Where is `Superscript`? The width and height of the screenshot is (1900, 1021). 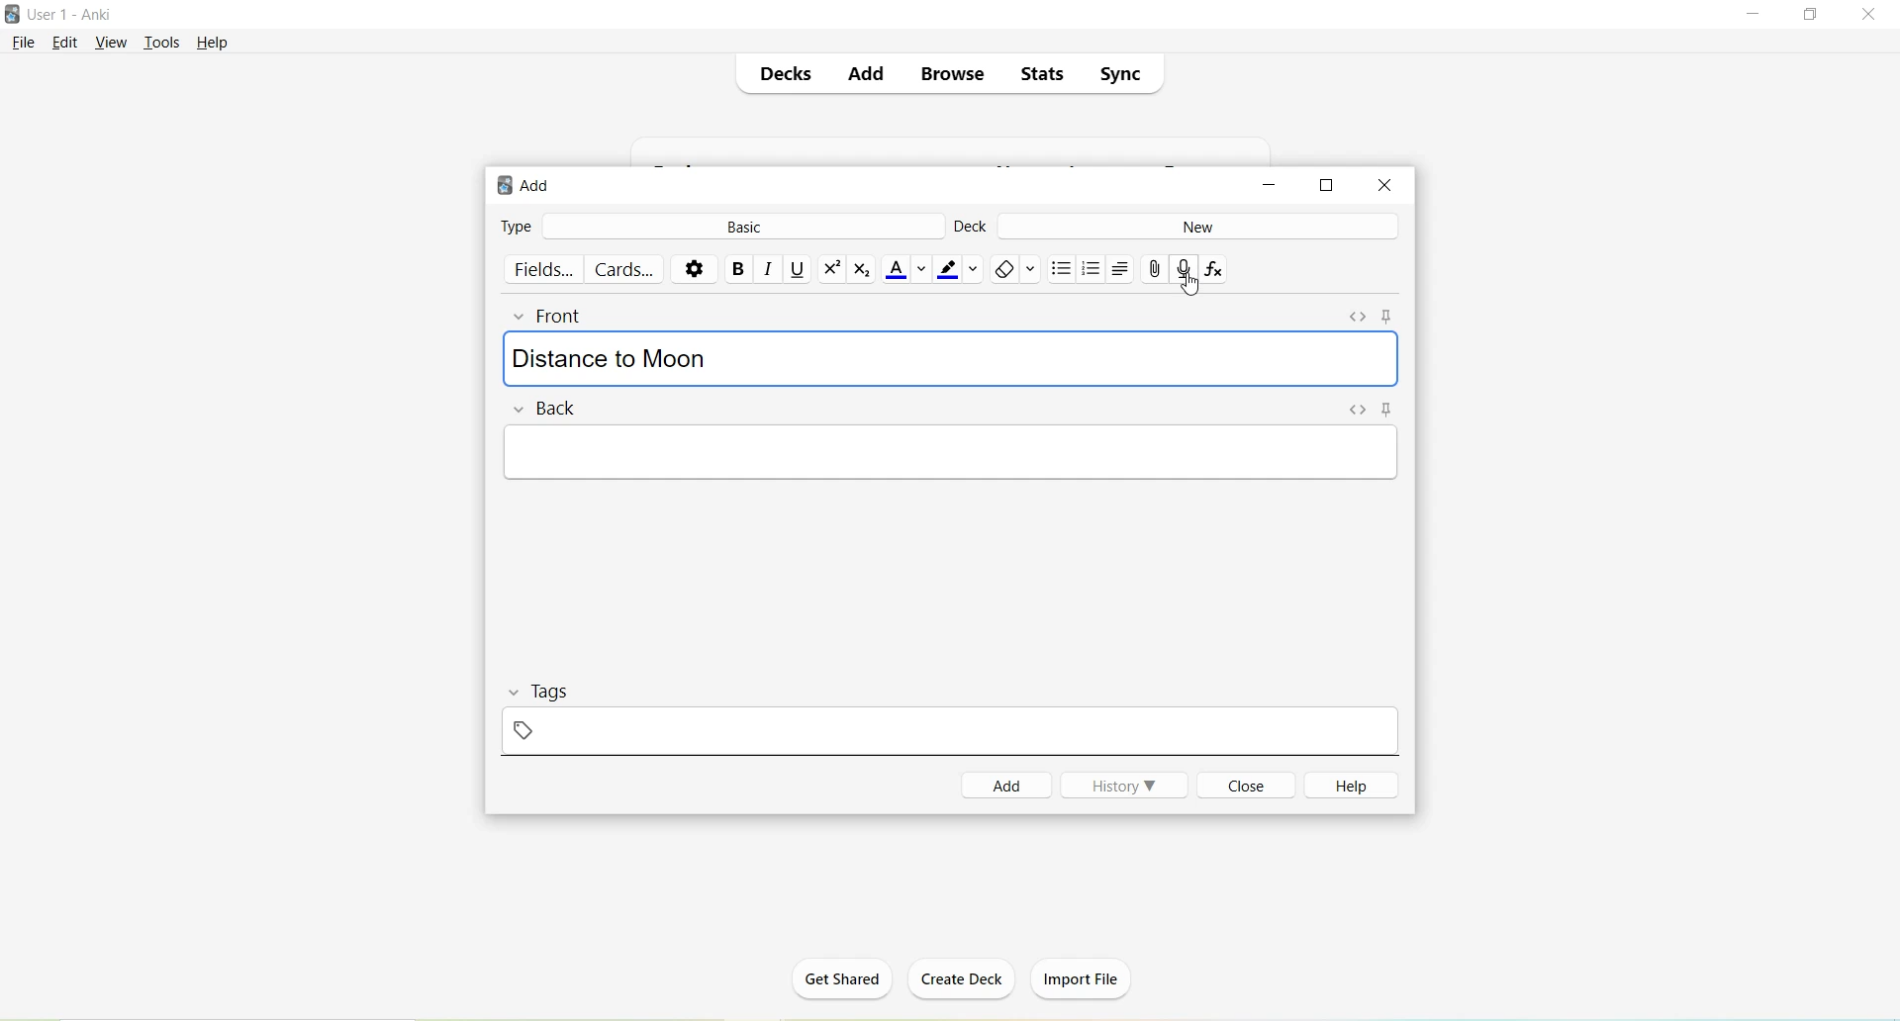
Superscript is located at coordinates (831, 271).